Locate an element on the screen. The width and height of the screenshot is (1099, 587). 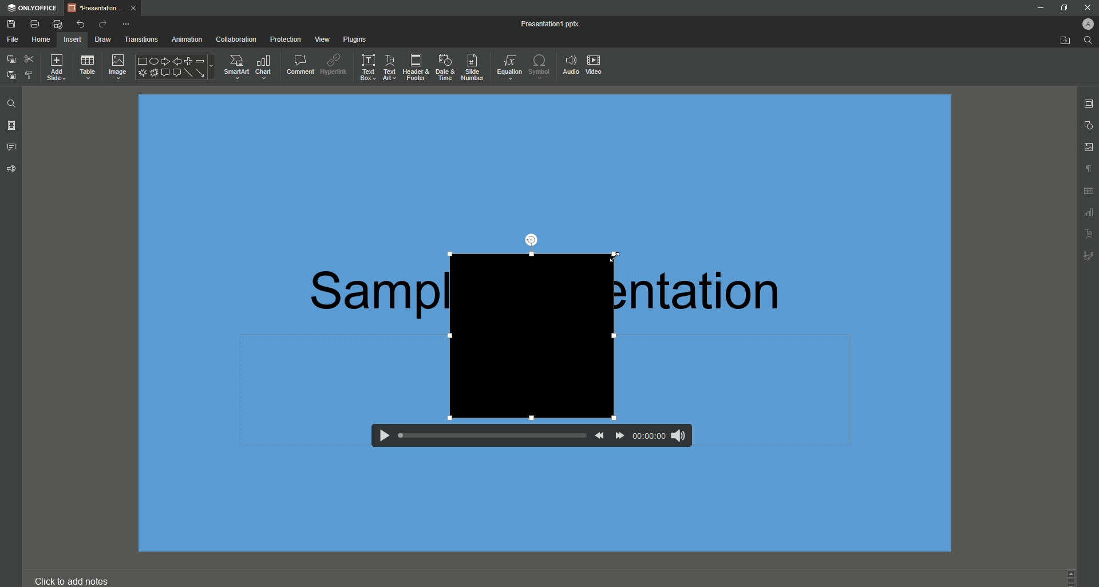
Paste is located at coordinates (10, 76).